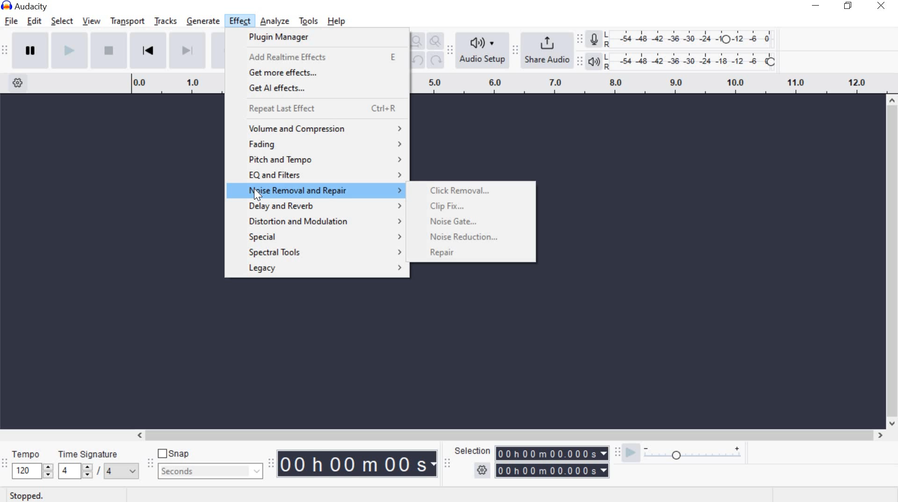 Image resolution: width=898 pixels, height=502 pixels. I want to click on noise gate, so click(456, 222).